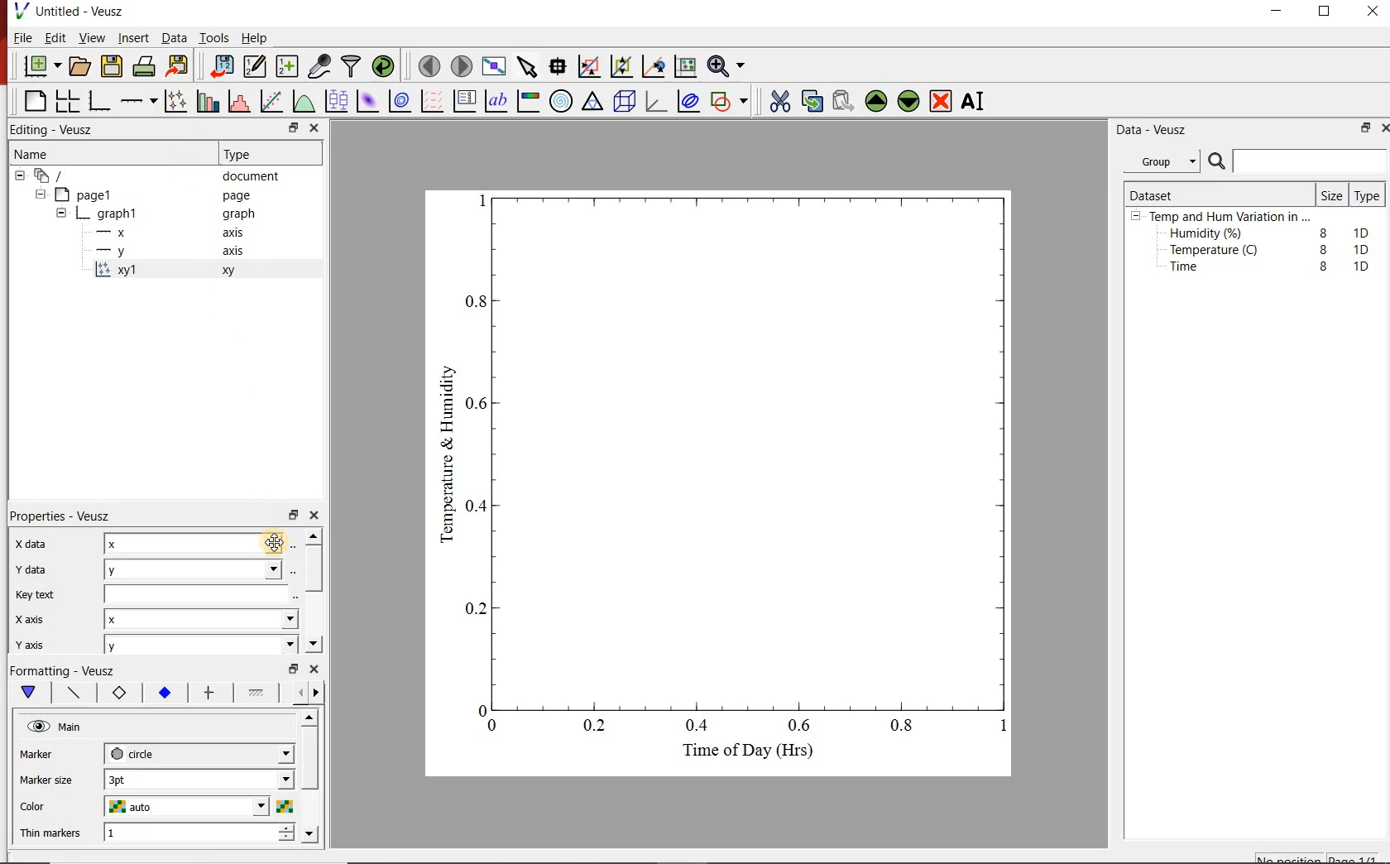 The image size is (1390, 864). Describe the element at coordinates (36, 567) in the screenshot. I see `y data` at that location.